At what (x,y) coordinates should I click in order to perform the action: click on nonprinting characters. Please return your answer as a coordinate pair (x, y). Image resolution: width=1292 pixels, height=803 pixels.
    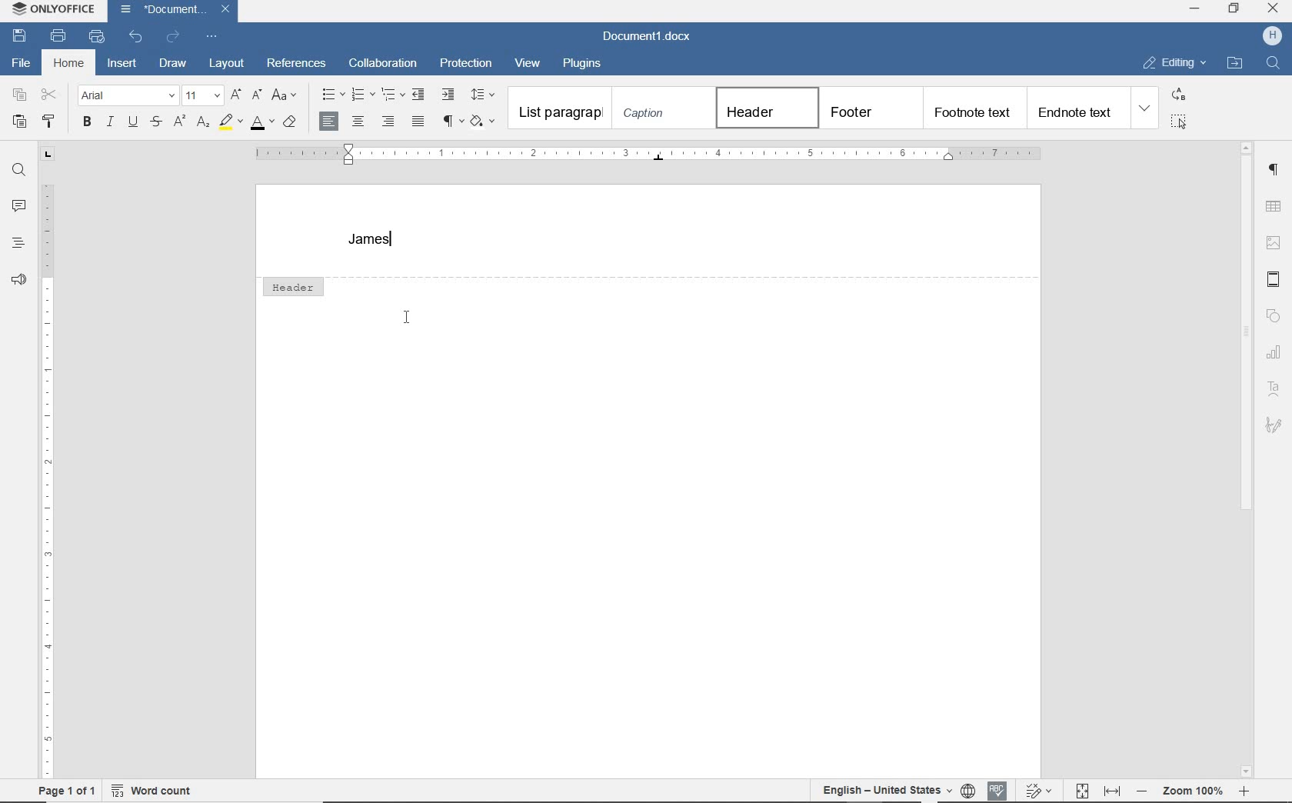
    Looking at the image, I should click on (452, 121).